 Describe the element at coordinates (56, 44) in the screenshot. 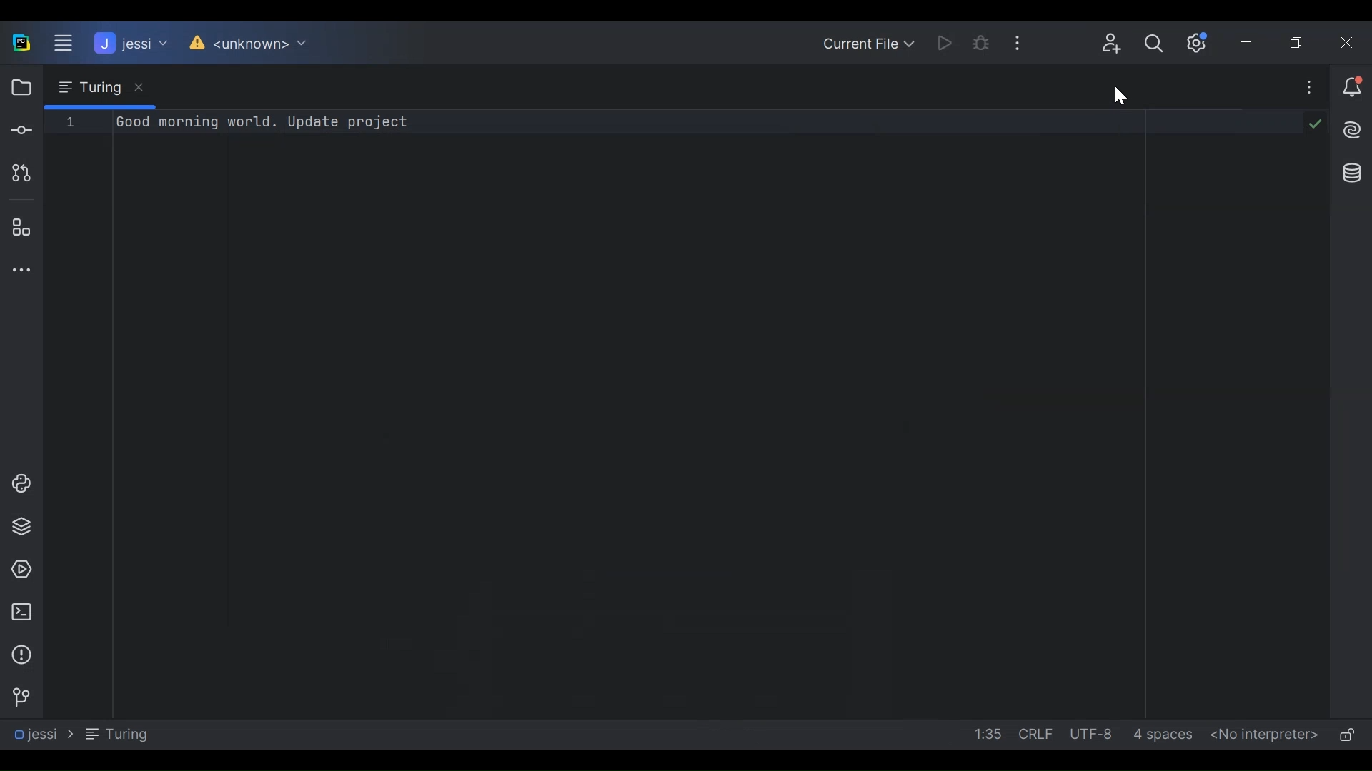

I see `Main Menu` at that location.